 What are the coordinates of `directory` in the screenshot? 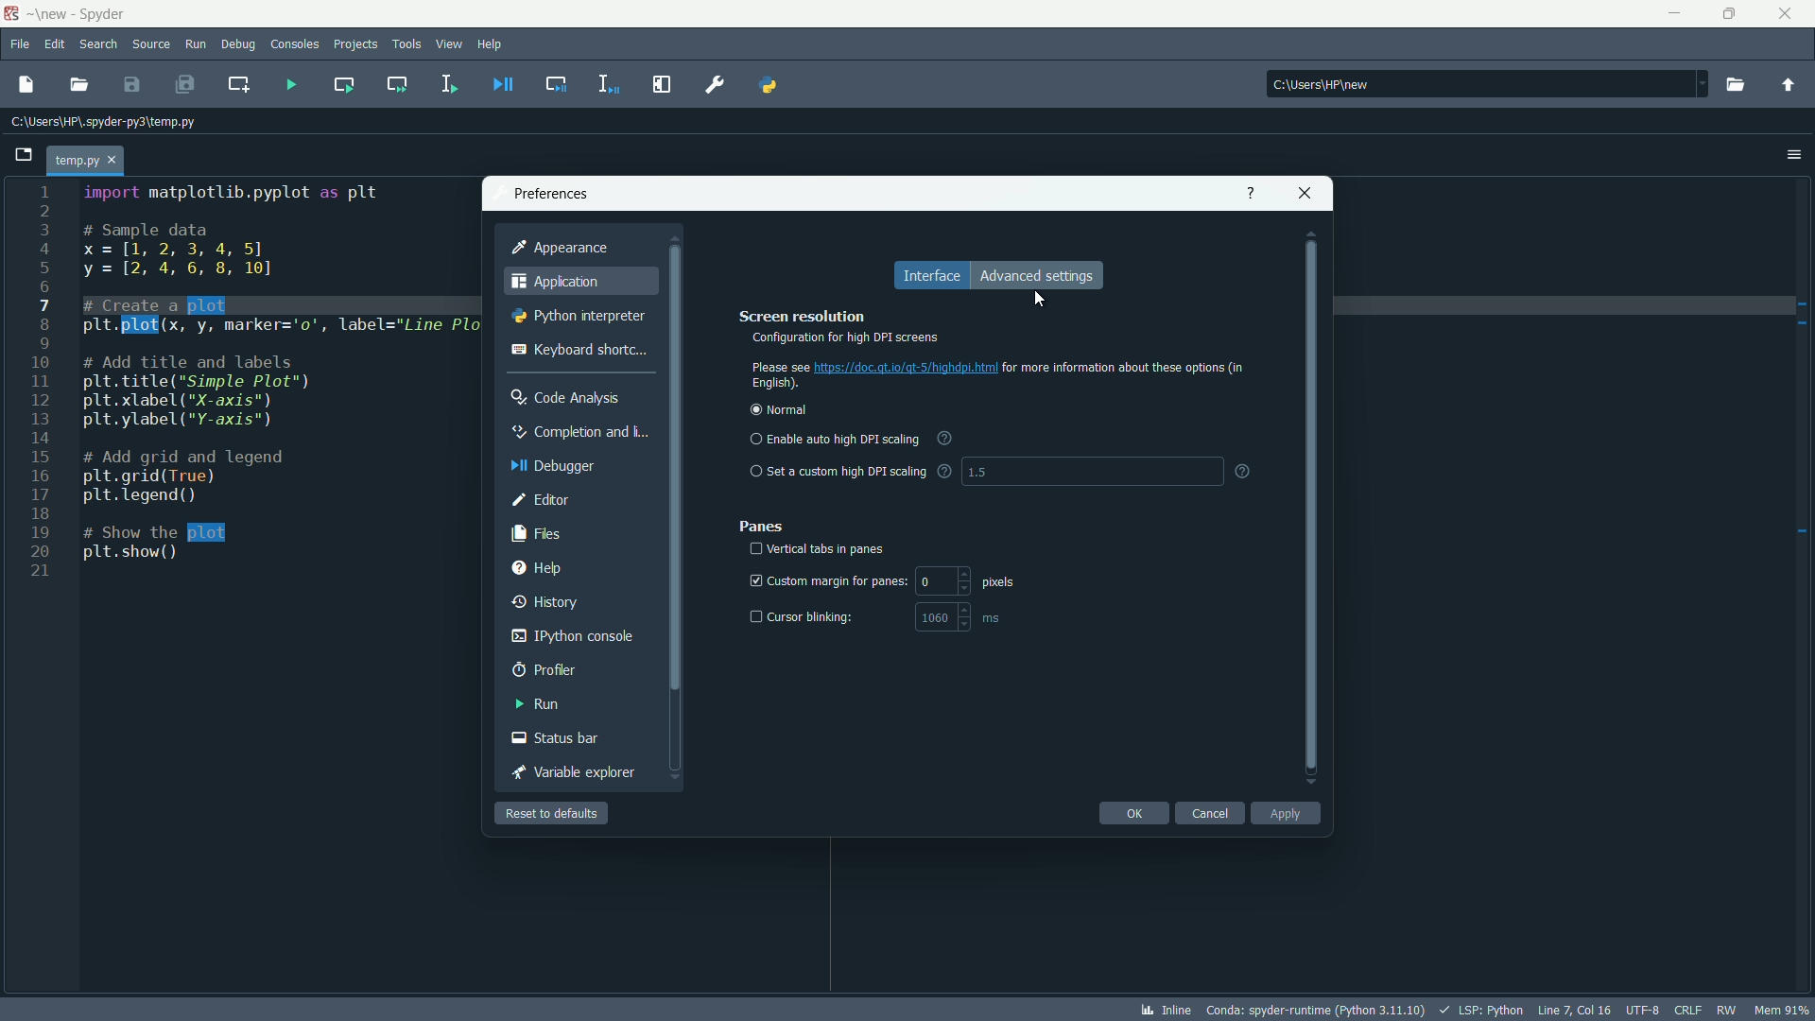 It's located at (1487, 83).